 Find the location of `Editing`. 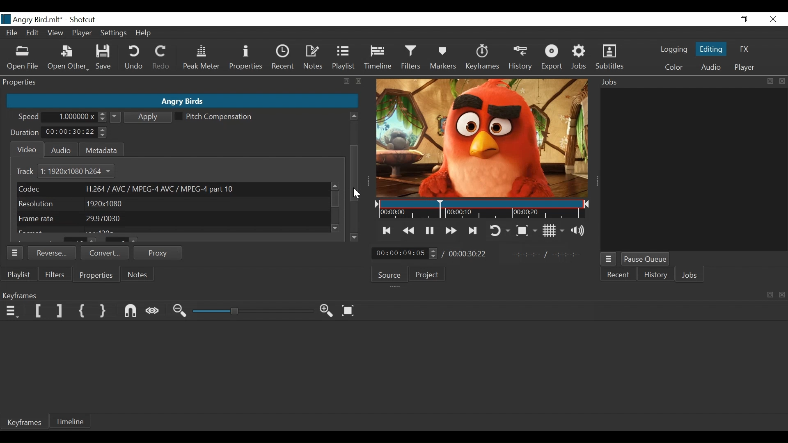

Editing is located at coordinates (710, 49).